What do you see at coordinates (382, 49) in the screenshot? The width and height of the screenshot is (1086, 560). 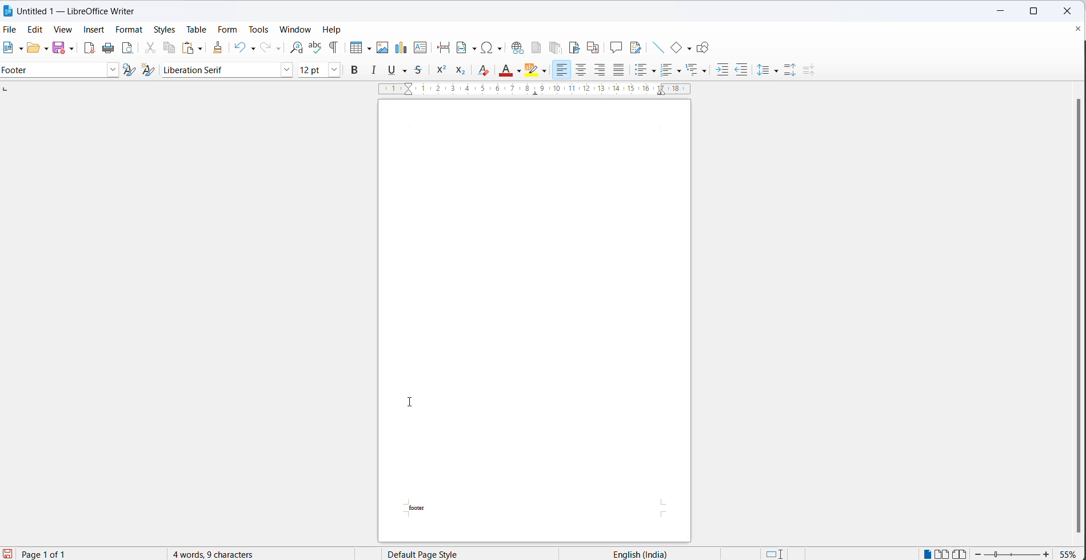 I see `insert images` at bounding box center [382, 49].